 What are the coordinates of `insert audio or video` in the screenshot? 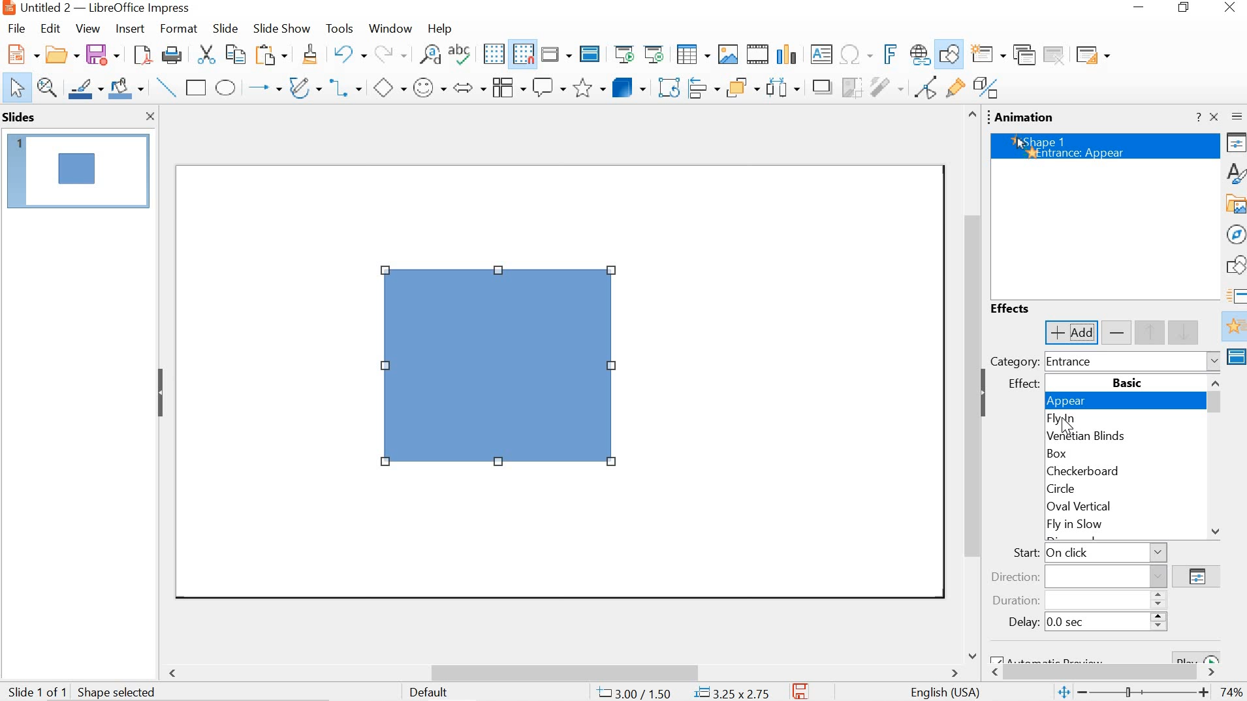 It's located at (756, 53).